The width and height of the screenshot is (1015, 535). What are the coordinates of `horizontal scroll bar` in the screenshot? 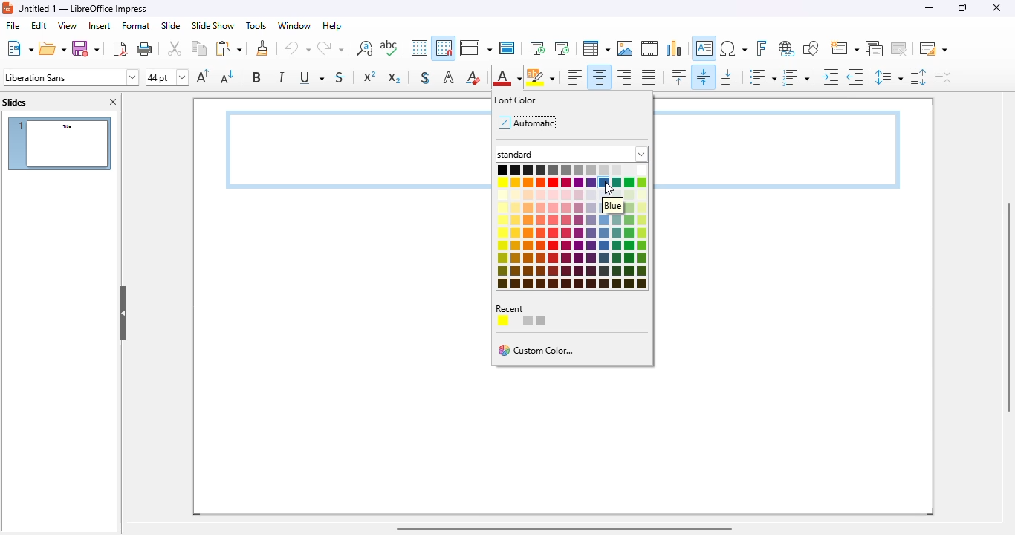 It's located at (564, 528).